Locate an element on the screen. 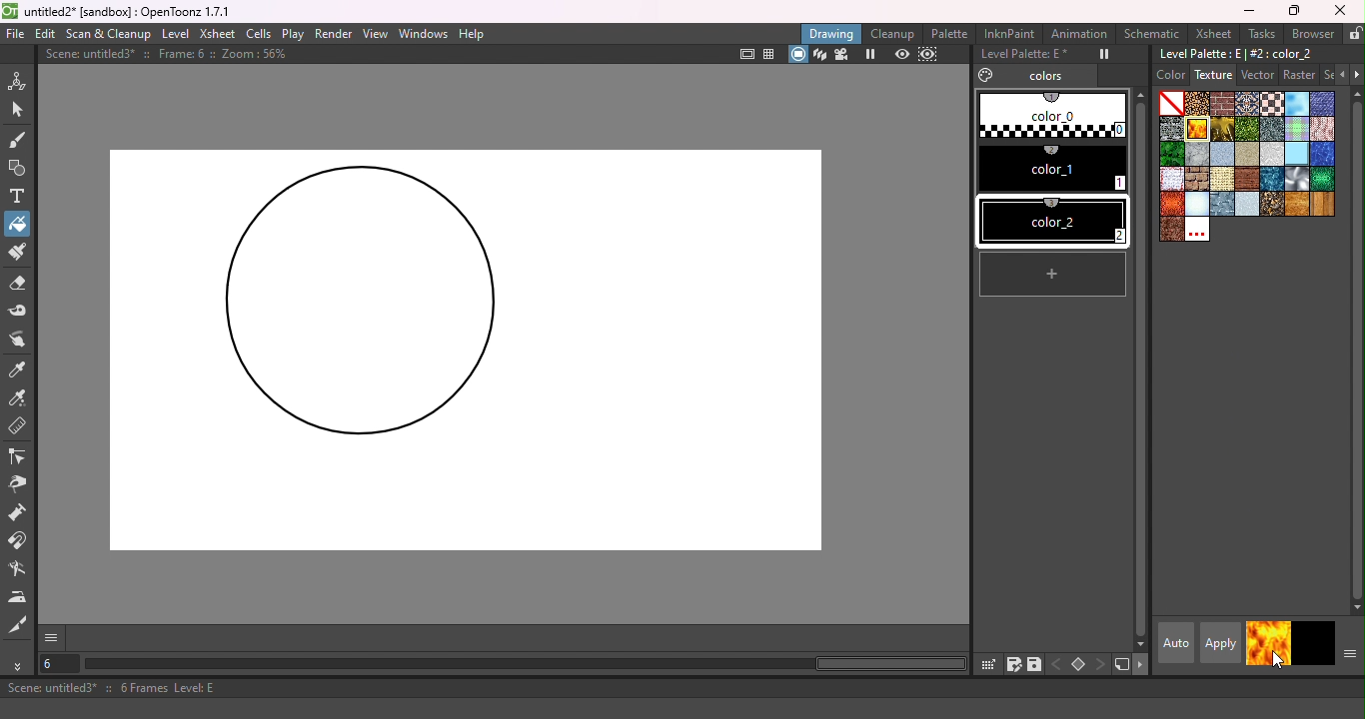  pool.bmp is located at coordinates (1322, 154).